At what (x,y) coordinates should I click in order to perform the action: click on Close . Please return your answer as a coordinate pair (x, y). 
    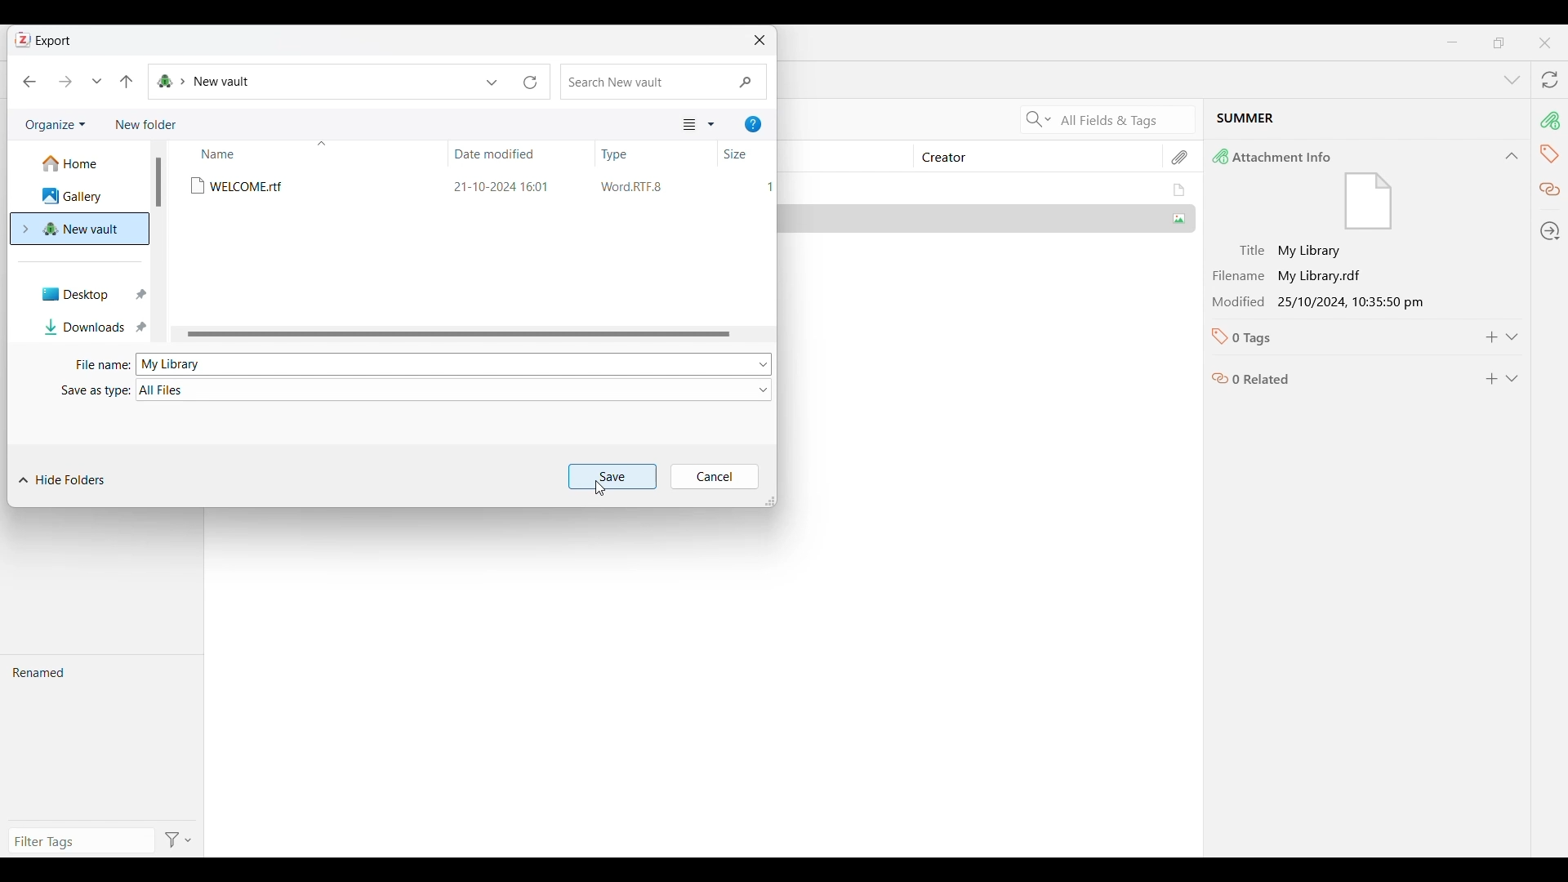
    Looking at the image, I should click on (759, 40).